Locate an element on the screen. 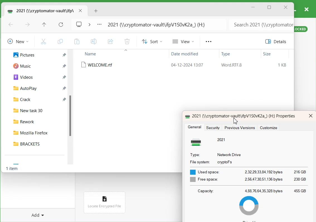 The width and height of the screenshot is (316, 222). Locate encrypted file is located at coordinates (104, 206).